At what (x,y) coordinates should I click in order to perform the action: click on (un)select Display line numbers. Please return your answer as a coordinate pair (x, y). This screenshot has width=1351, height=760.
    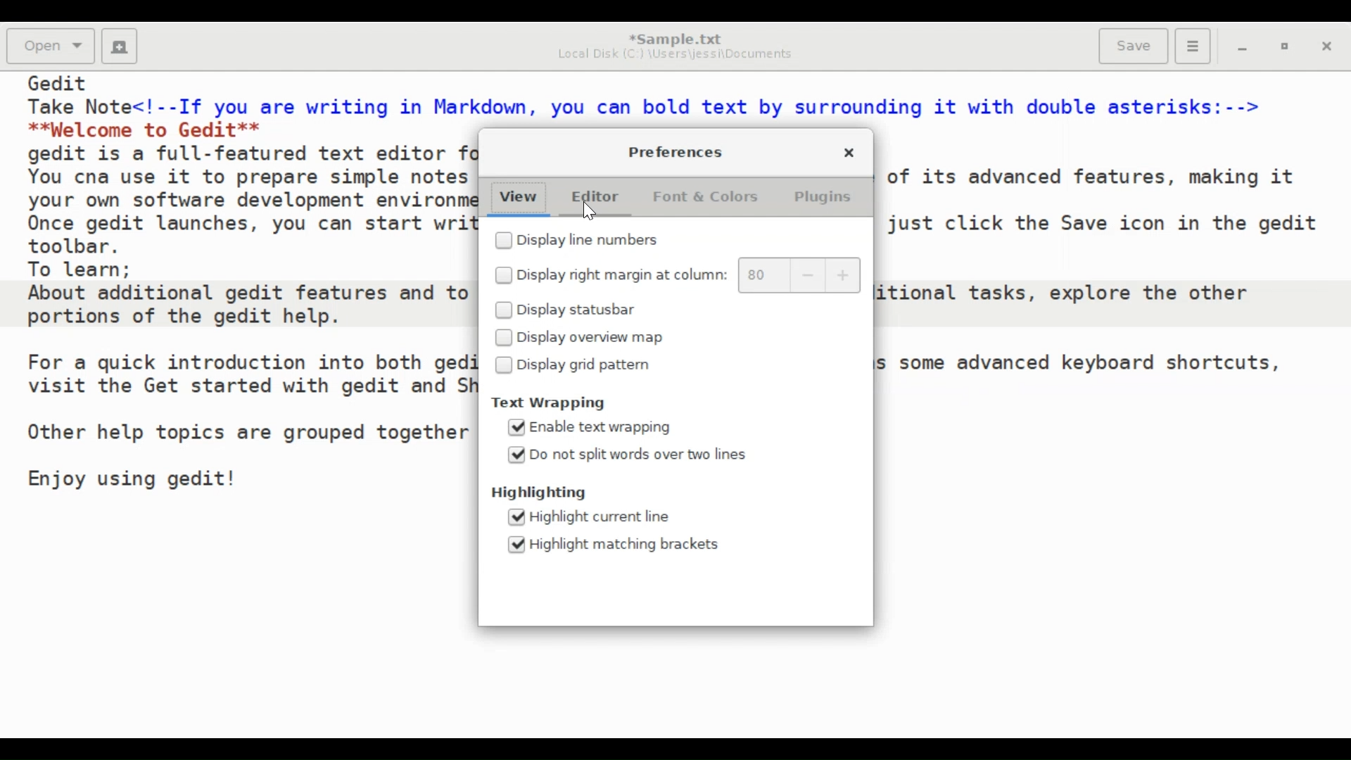
    Looking at the image, I should click on (595, 241).